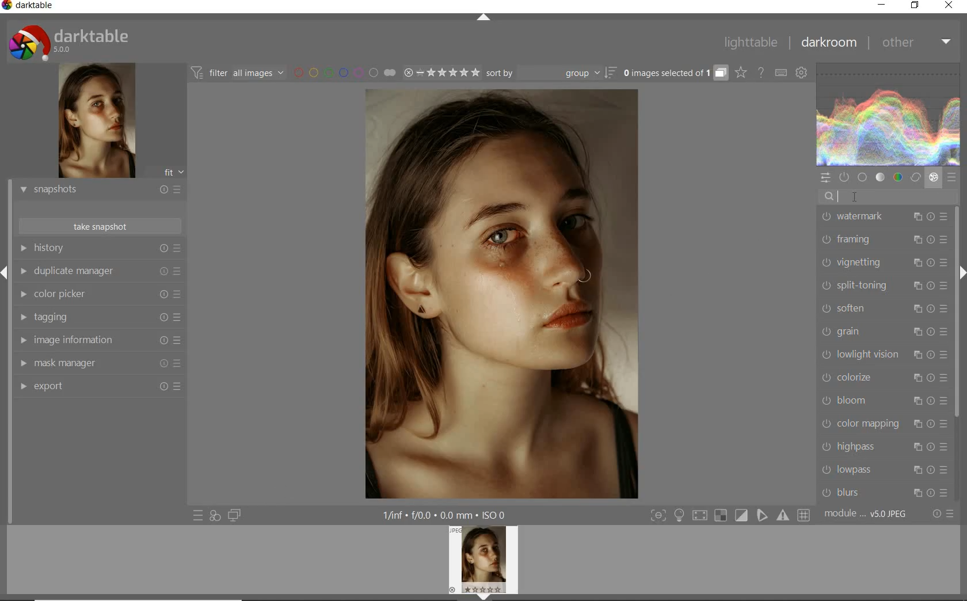  What do you see at coordinates (100, 387) in the screenshot?
I see `export` at bounding box center [100, 387].